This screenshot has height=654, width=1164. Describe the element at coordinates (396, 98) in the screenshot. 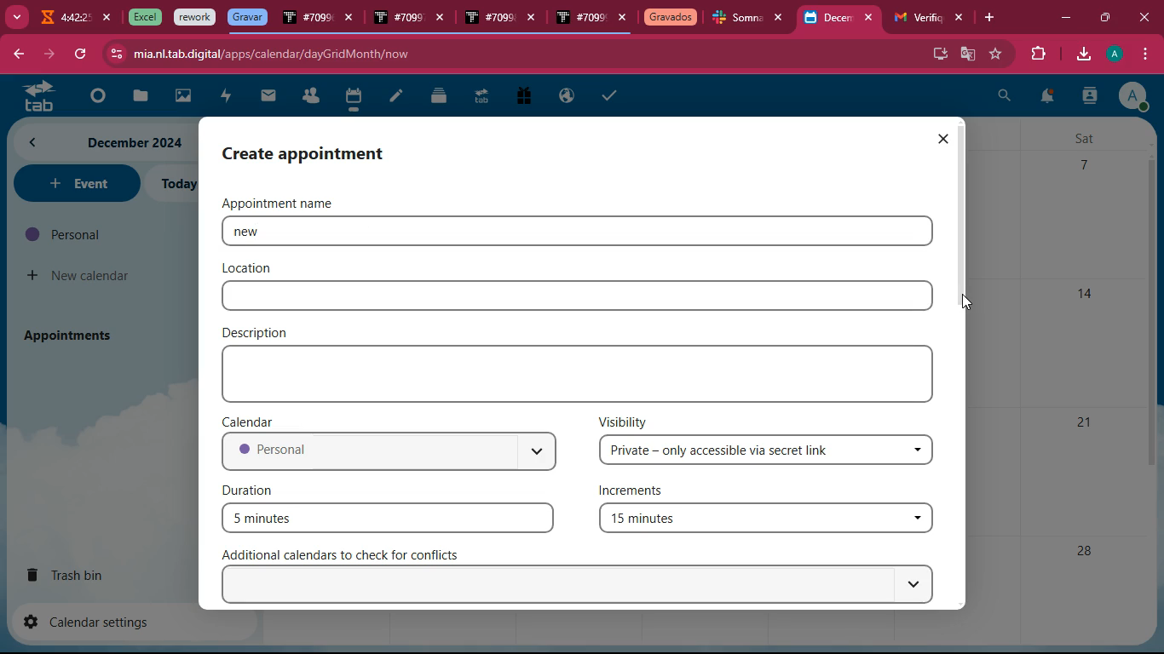

I see `edit` at that location.